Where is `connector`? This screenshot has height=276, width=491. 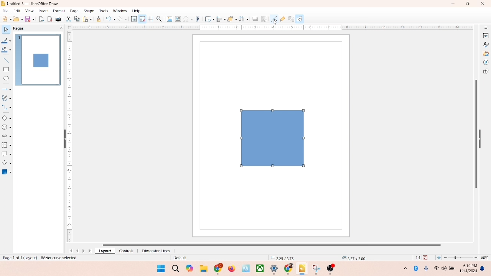
connector is located at coordinates (7, 107).